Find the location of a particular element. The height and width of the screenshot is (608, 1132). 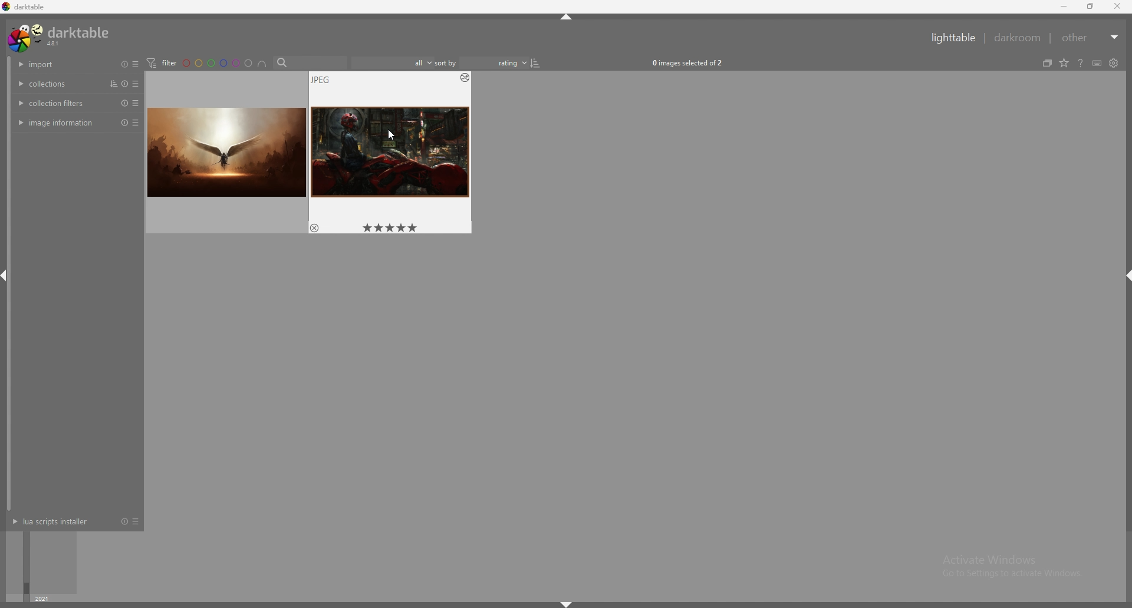

lighttable is located at coordinates (953, 38).